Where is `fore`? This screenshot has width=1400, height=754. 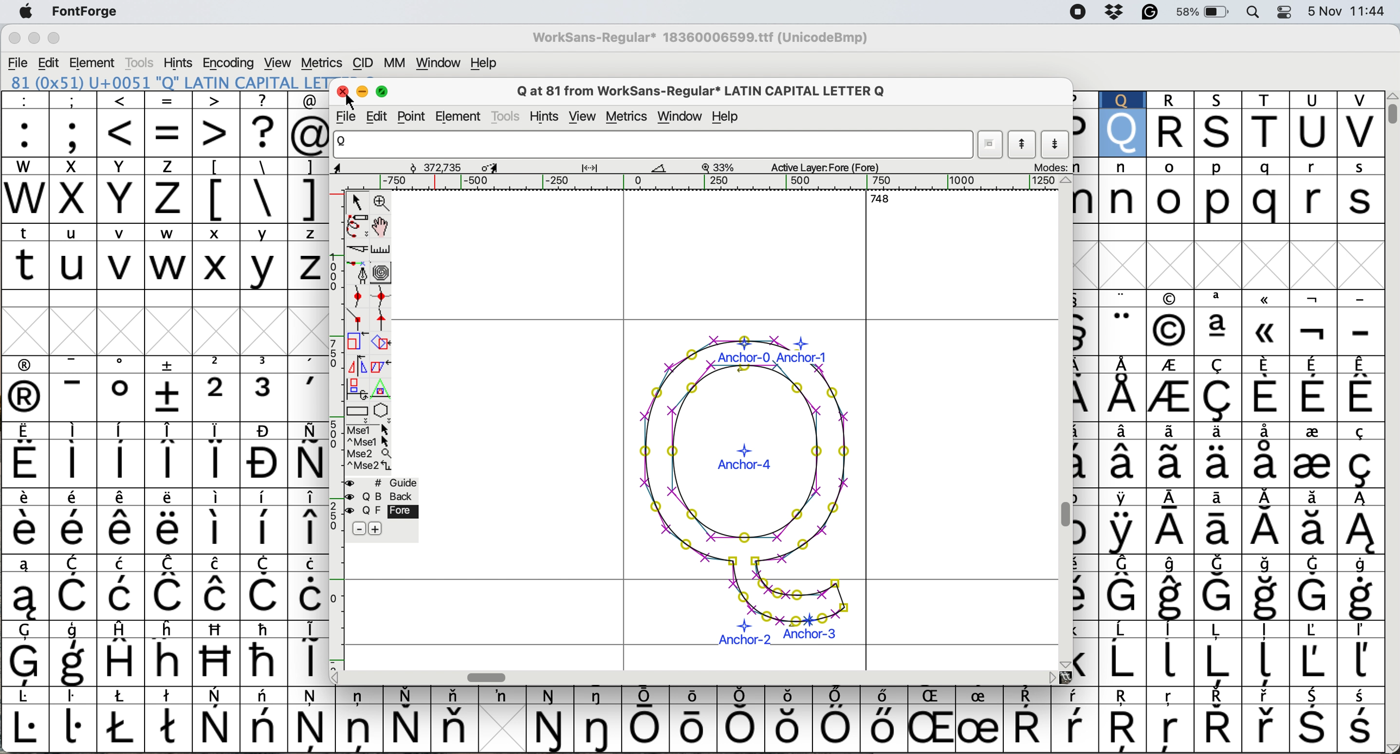
fore is located at coordinates (381, 512).